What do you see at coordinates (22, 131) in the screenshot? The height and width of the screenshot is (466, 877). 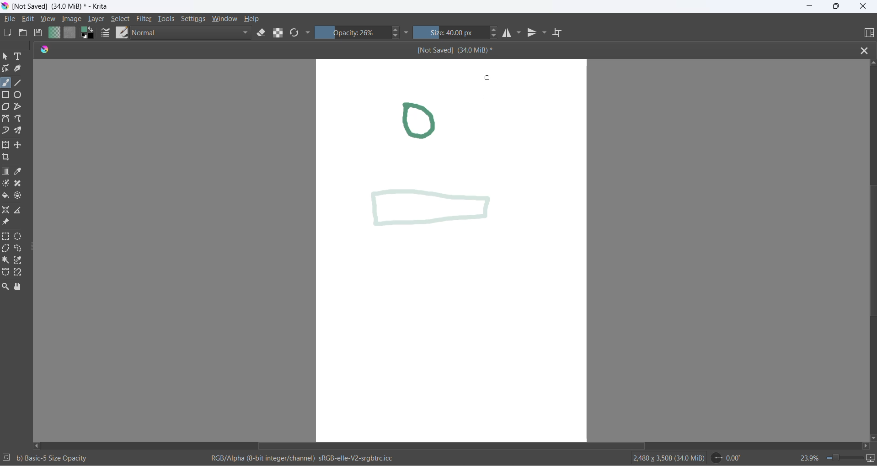 I see `multibrush tool` at bounding box center [22, 131].